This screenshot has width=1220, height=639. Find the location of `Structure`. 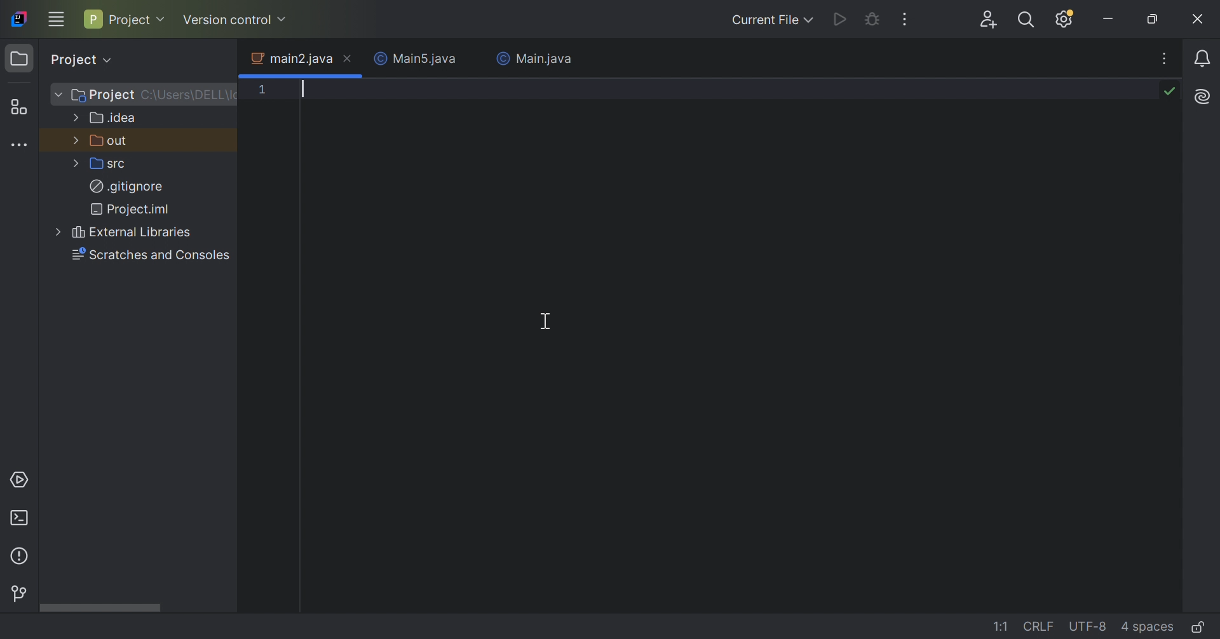

Structure is located at coordinates (25, 107).